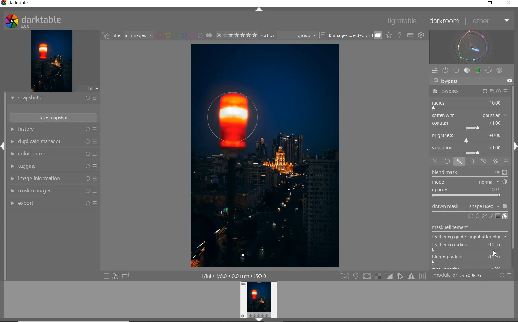 The image size is (518, 322). What do you see at coordinates (3, 145) in the screenshot?
I see `EXPAND/COLLAPSE` at bounding box center [3, 145].